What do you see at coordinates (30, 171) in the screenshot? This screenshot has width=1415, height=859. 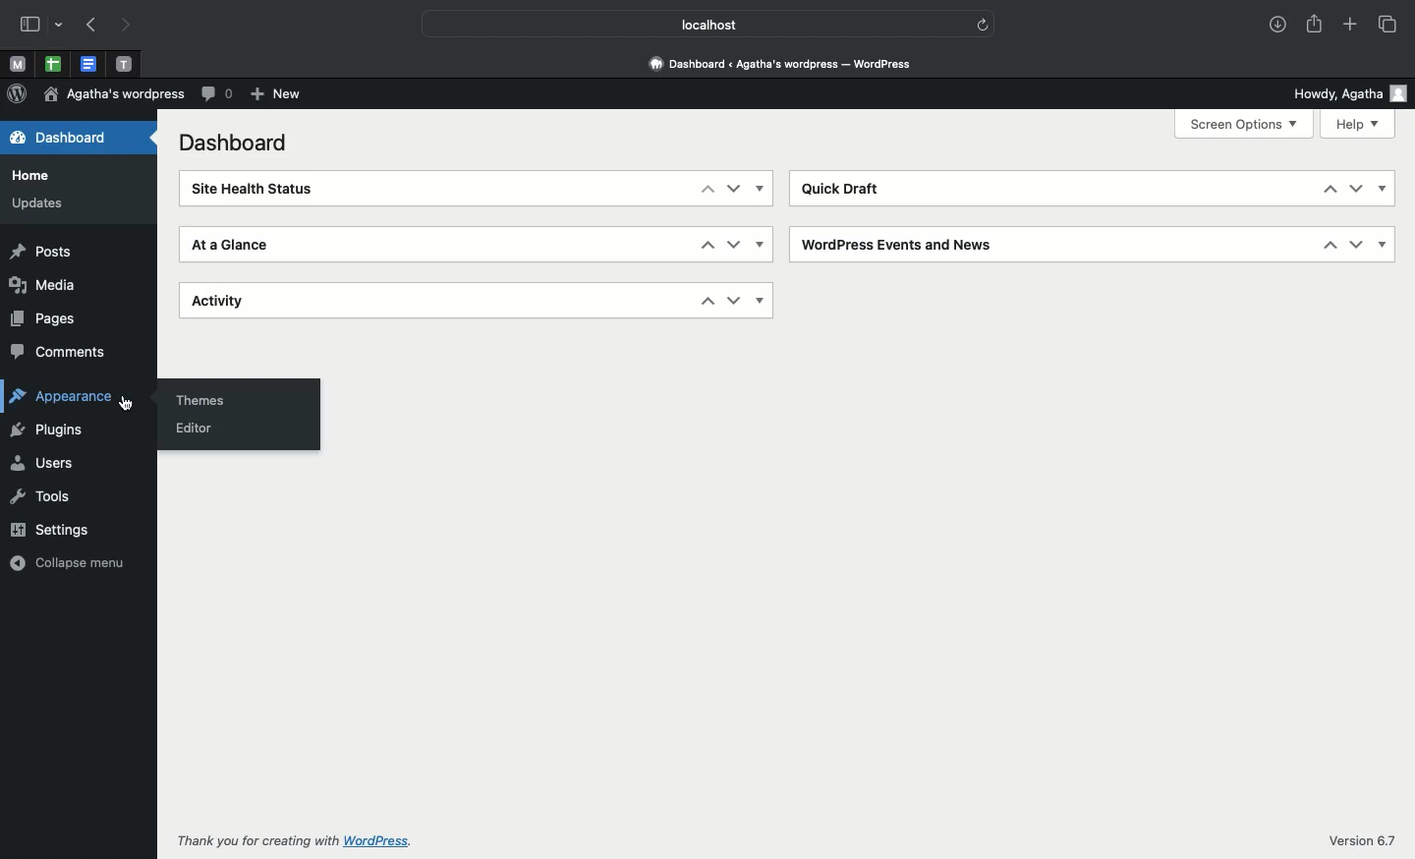 I see `Home` at bounding box center [30, 171].